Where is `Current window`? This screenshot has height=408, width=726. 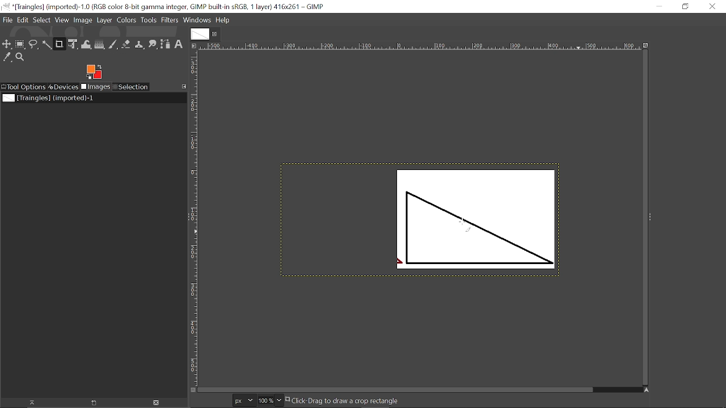
Current window is located at coordinates (164, 6).